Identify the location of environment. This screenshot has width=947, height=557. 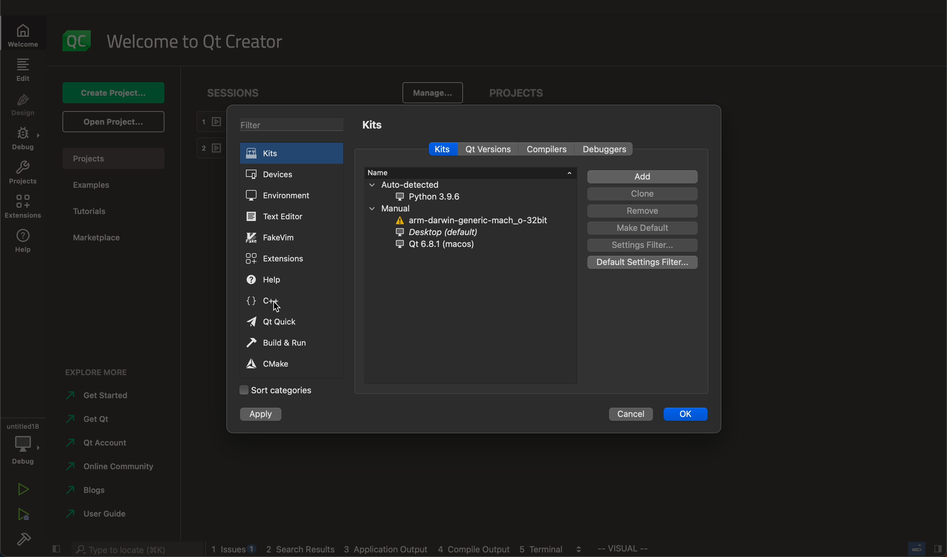
(278, 195).